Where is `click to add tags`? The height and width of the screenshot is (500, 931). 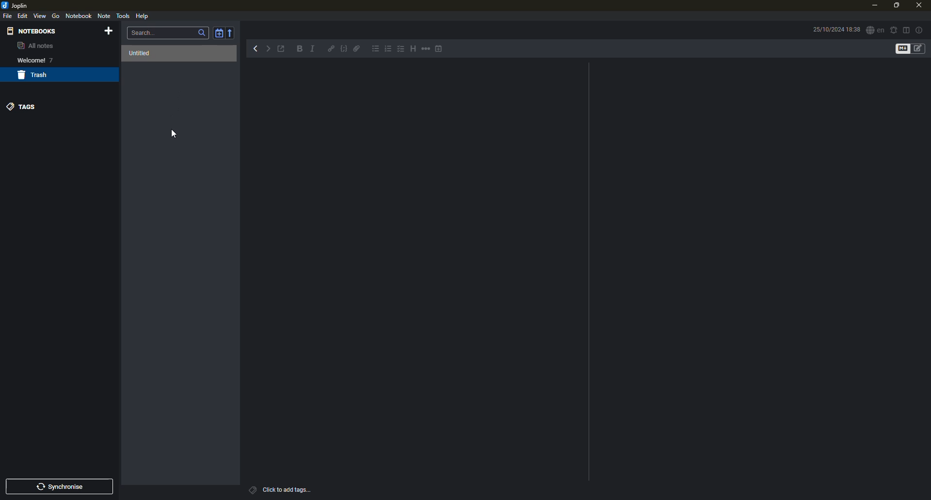
click to add tags is located at coordinates (295, 488).